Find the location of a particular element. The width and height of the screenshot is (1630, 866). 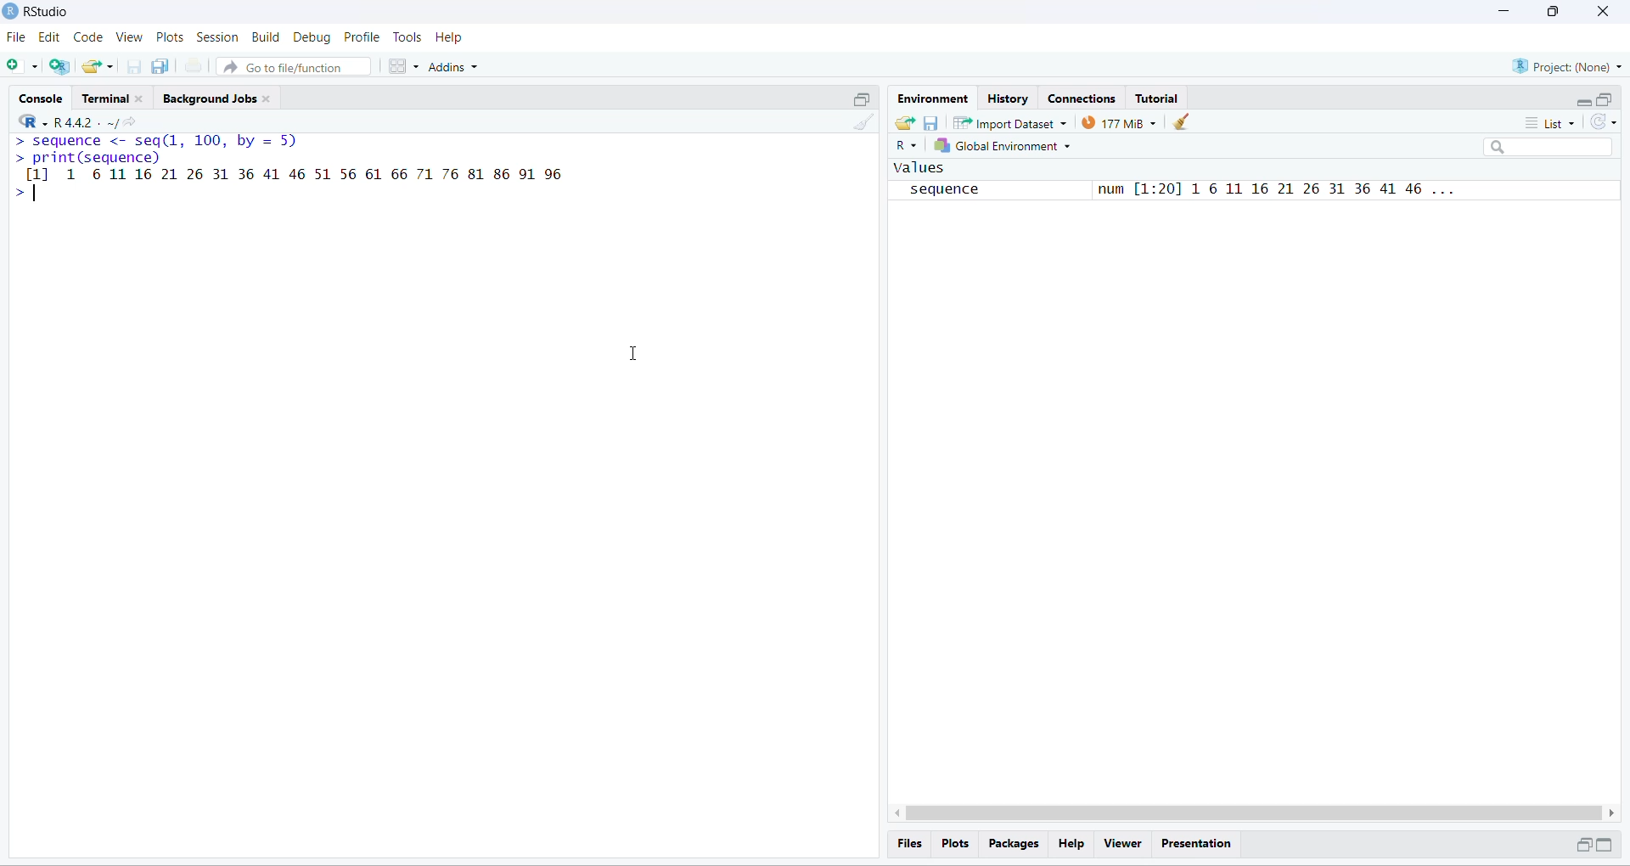

debug is located at coordinates (314, 37).